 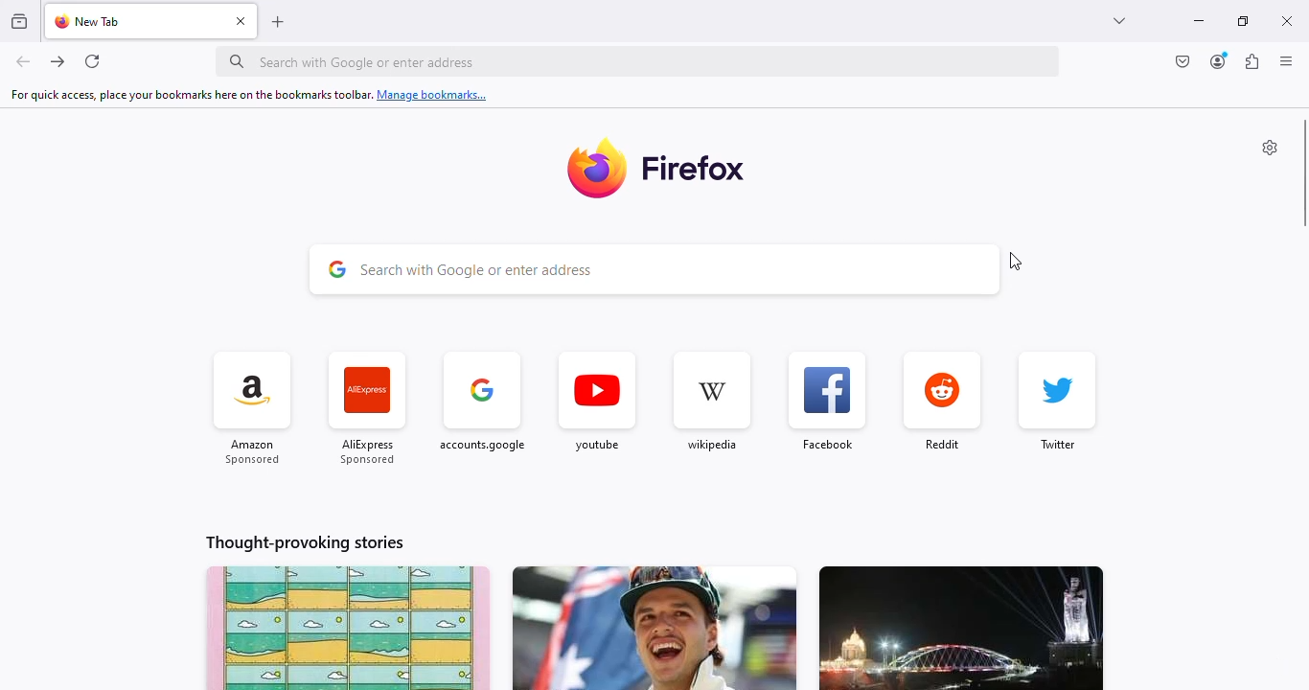 What do you see at coordinates (348, 628) in the screenshot?
I see `story` at bounding box center [348, 628].